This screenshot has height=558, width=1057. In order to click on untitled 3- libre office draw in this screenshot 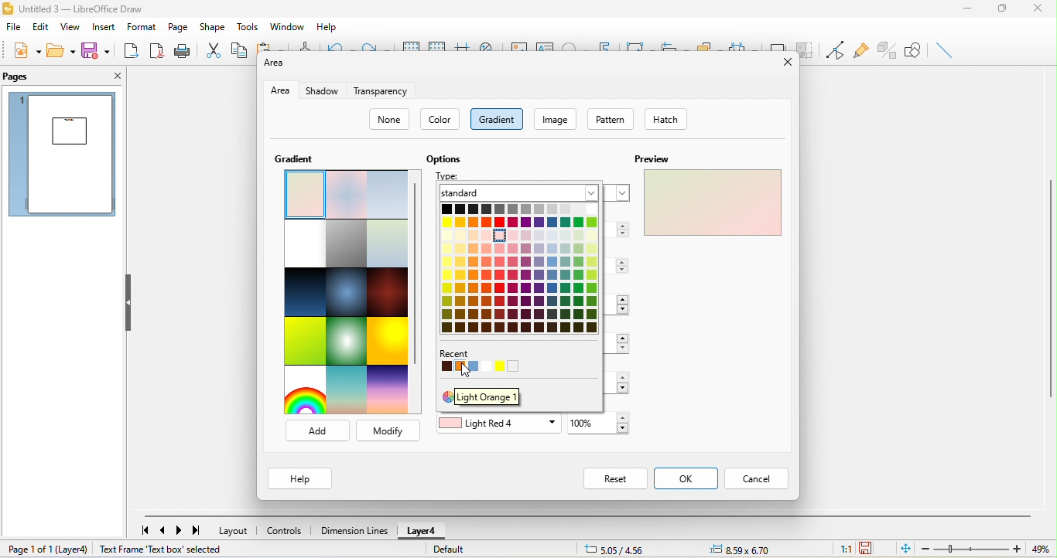, I will do `click(86, 8)`.